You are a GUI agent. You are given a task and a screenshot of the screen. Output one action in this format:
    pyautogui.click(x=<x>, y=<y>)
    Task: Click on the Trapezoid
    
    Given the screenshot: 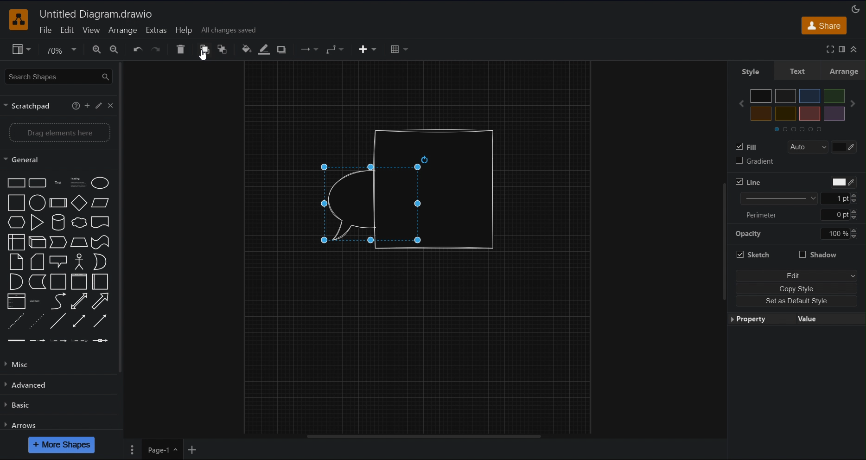 What is the action you would take?
    pyautogui.click(x=79, y=243)
    